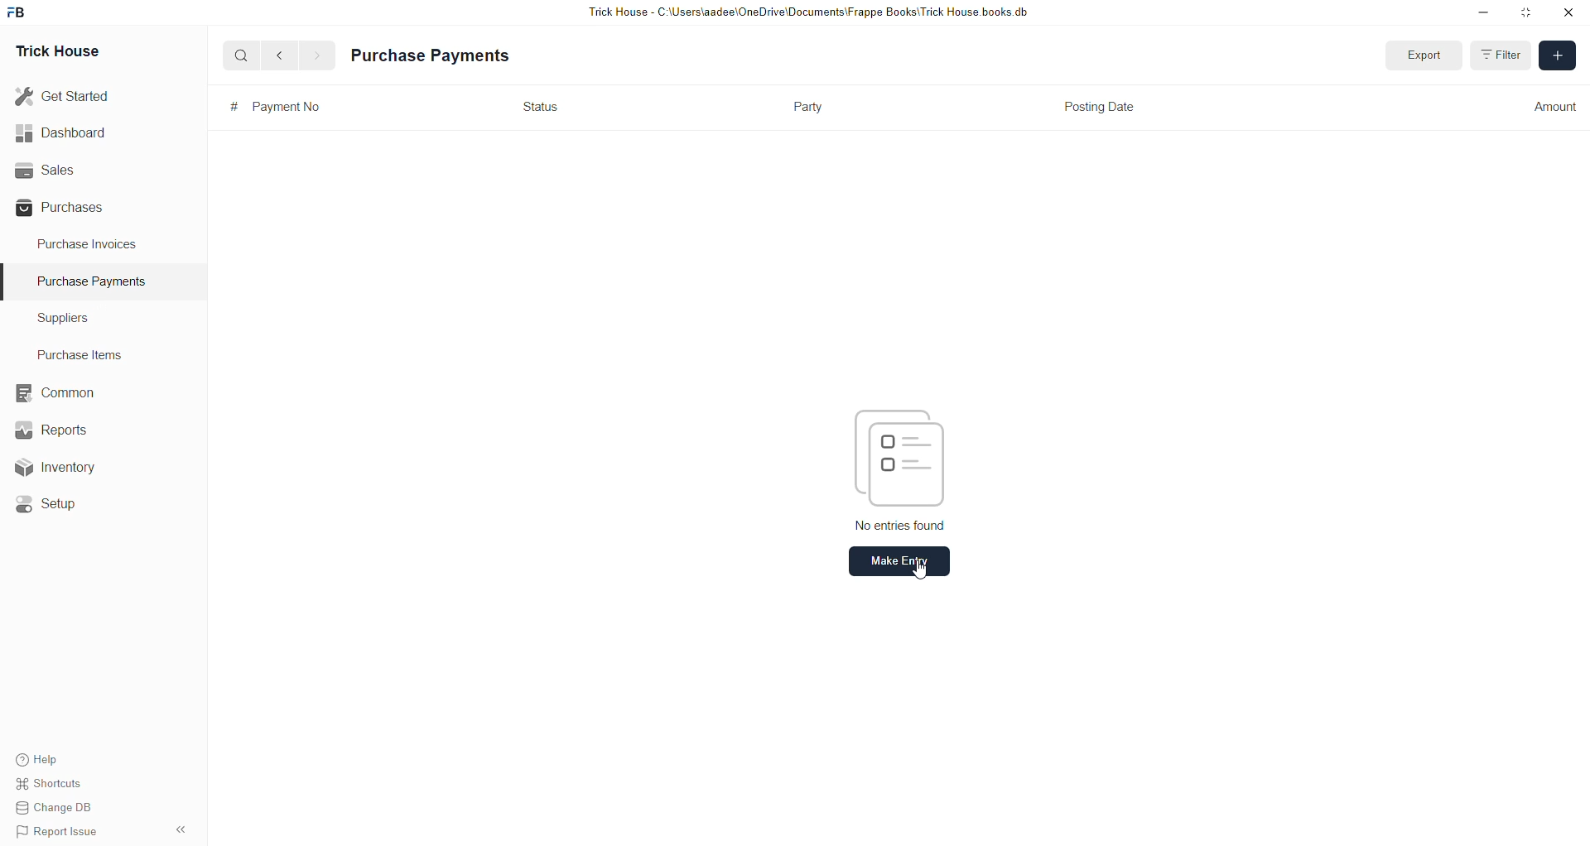 This screenshot has width=1590, height=846. What do you see at coordinates (52, 392) in the screenshot?
I see `Common` at bounding box center [52, 392].